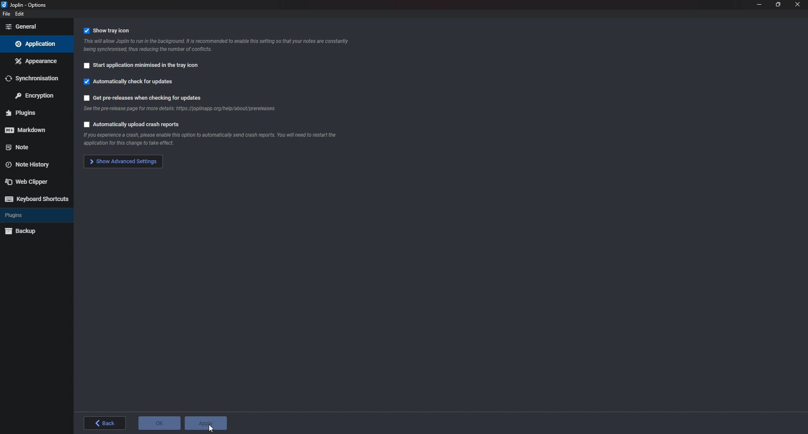 The image size is (808, 434). I want to click on Appearance, so click(36, 61).